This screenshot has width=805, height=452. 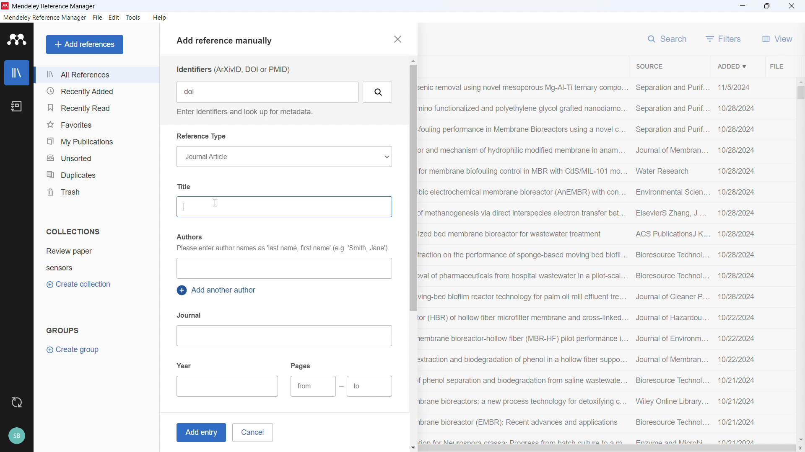 I want to click on Sync , so click(x=16, y=403).